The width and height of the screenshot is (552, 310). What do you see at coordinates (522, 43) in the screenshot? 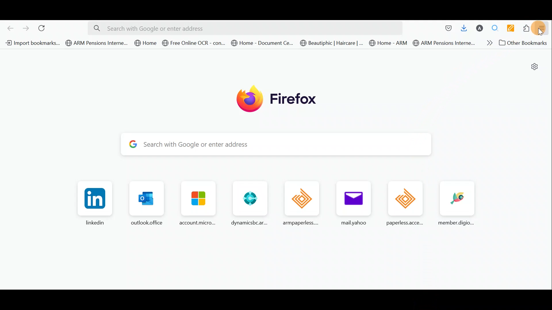
I see `] Other Bookmarks` at bounding box center [522, 43].